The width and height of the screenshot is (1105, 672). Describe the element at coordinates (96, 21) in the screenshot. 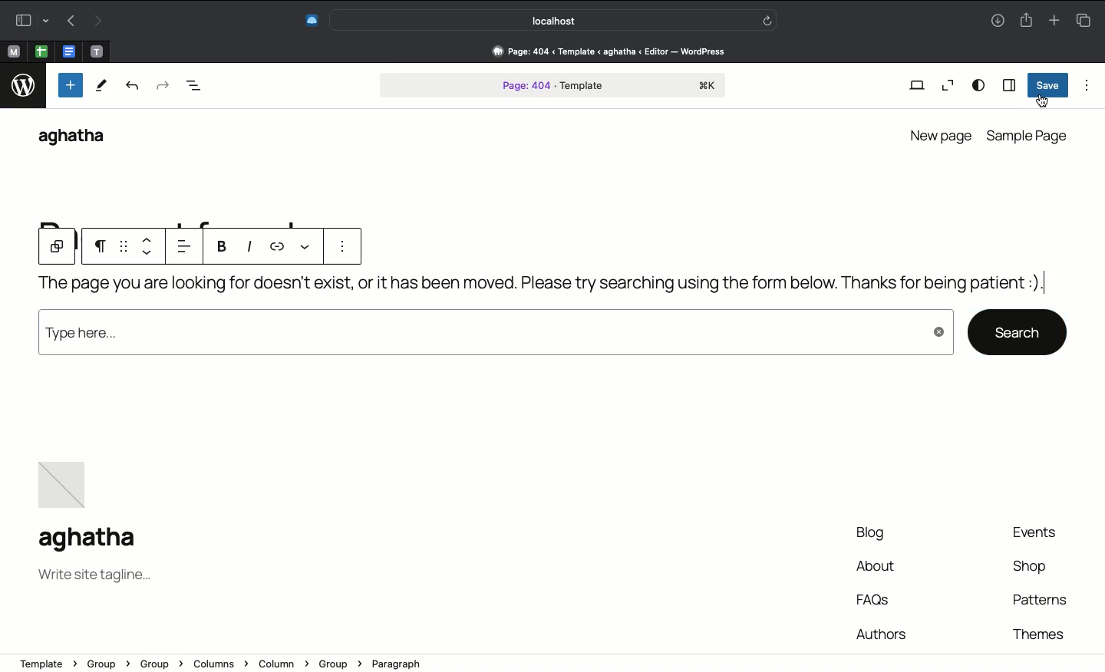

I see `Redo` at that location.